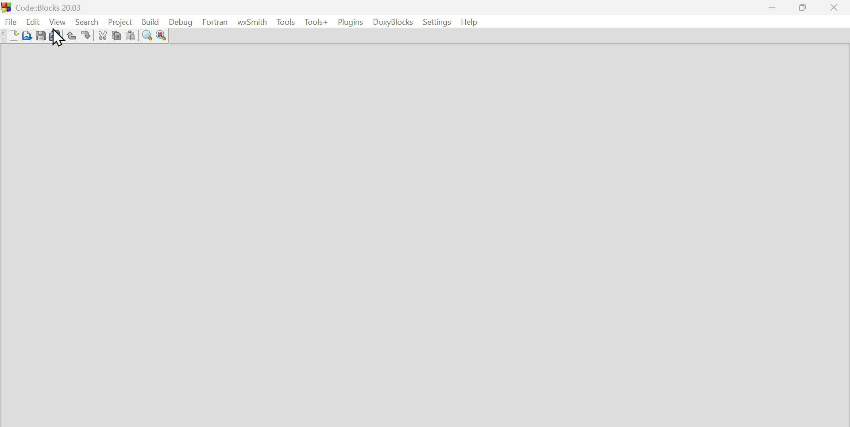 This screenshot has width=850, height=427. Describe the element at coordinates (216, 22) in the screenshot. I see `Fortran` at that location.